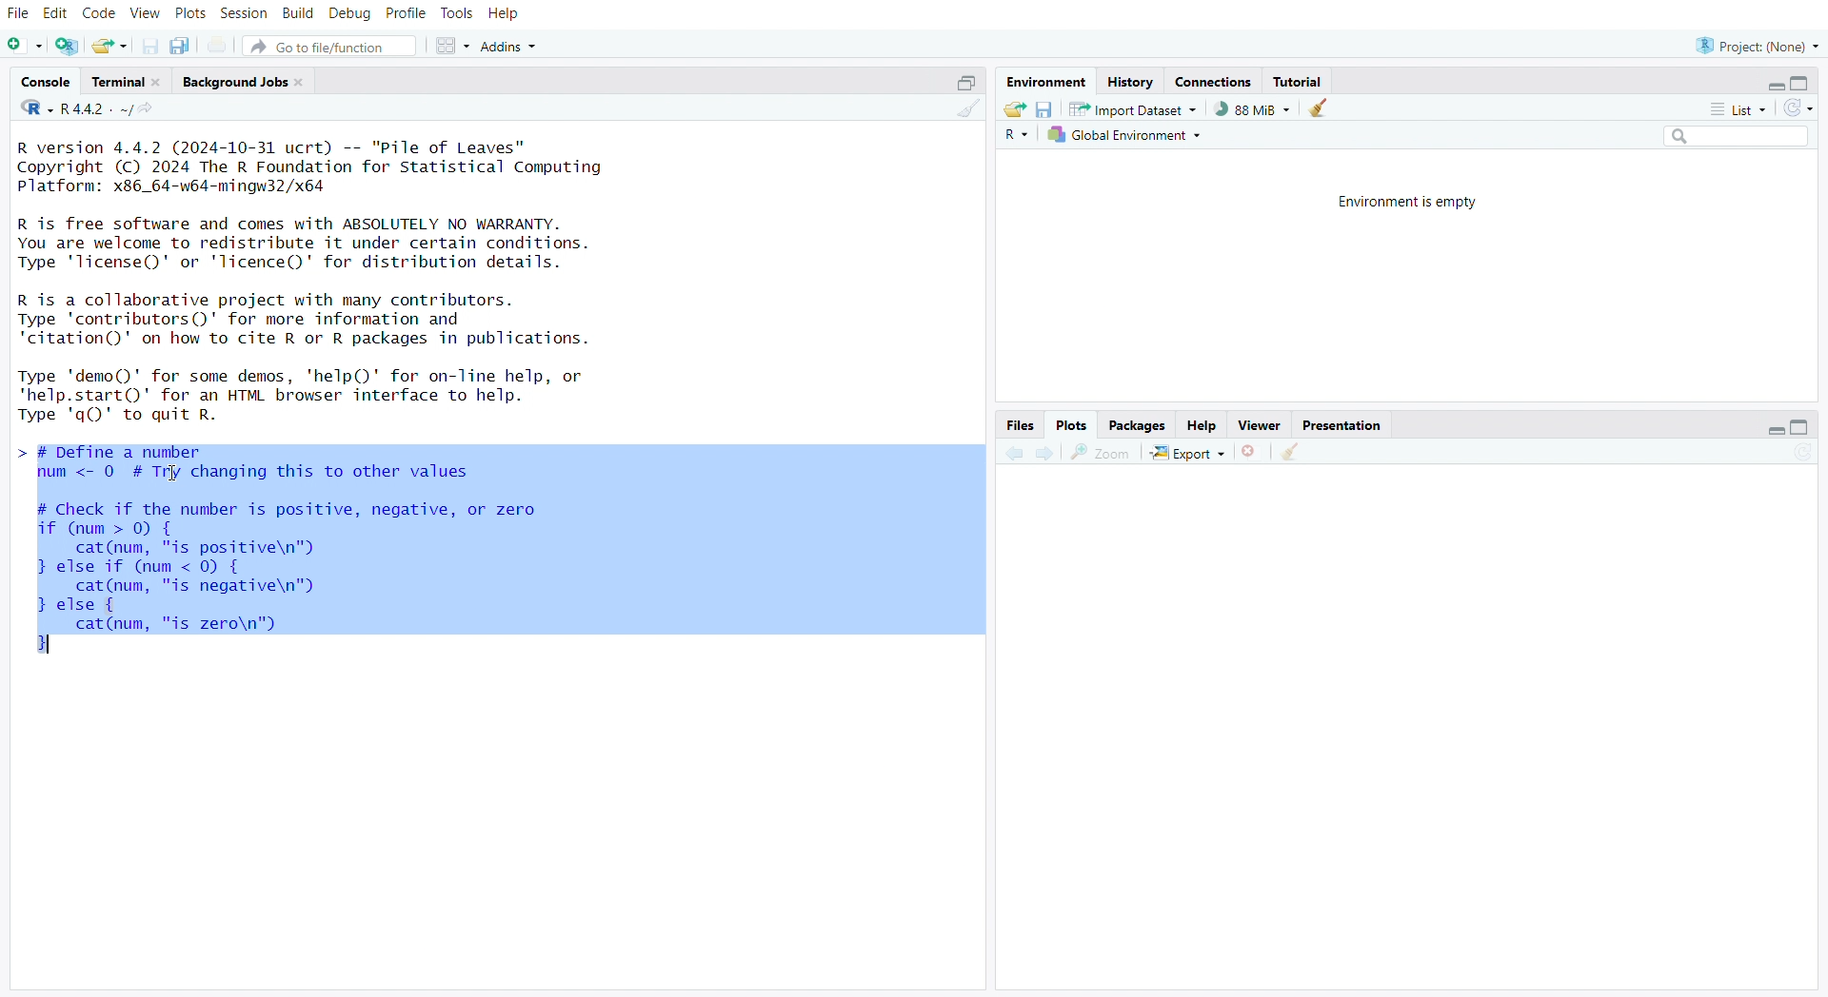 The height and width of the screenshot is (997, 1828). What do you see at coordinates (961, 83) in the screenshot?
I see `expand` at bounding box center [961, 83].